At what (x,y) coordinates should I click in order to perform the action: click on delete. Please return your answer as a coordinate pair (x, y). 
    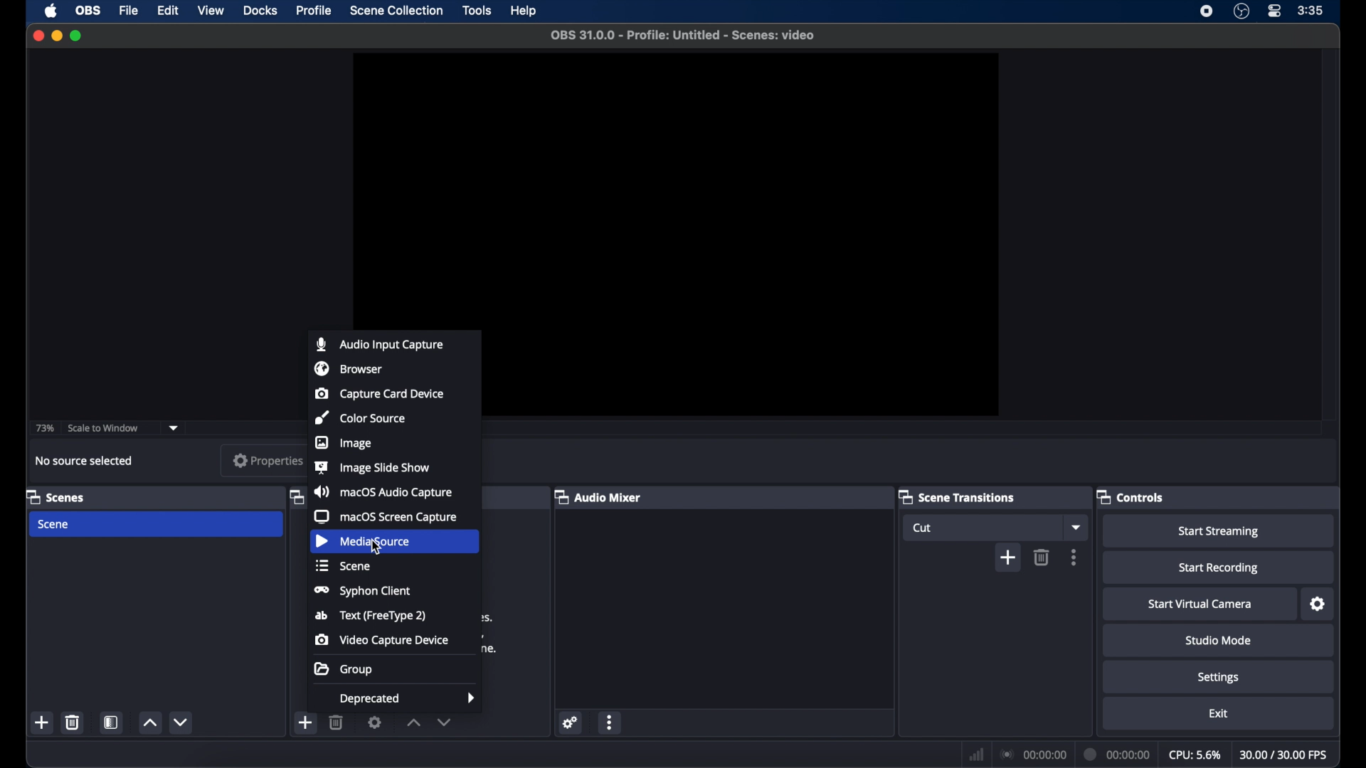
    Looking at the image, I should click on (1042, 557).